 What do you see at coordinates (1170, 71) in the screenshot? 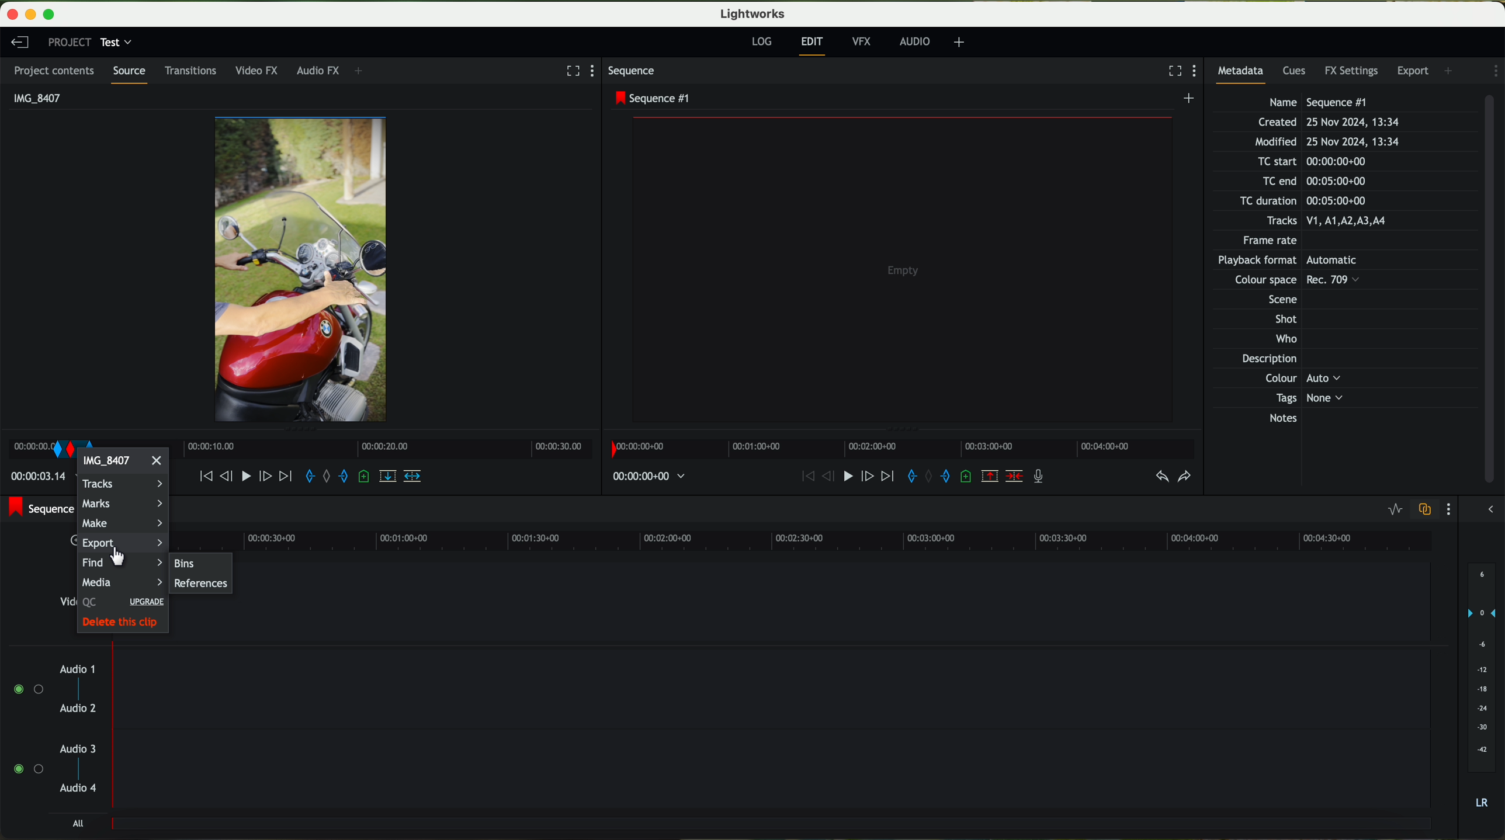
I see `fullscreen` at bounding box center [1170, 71].